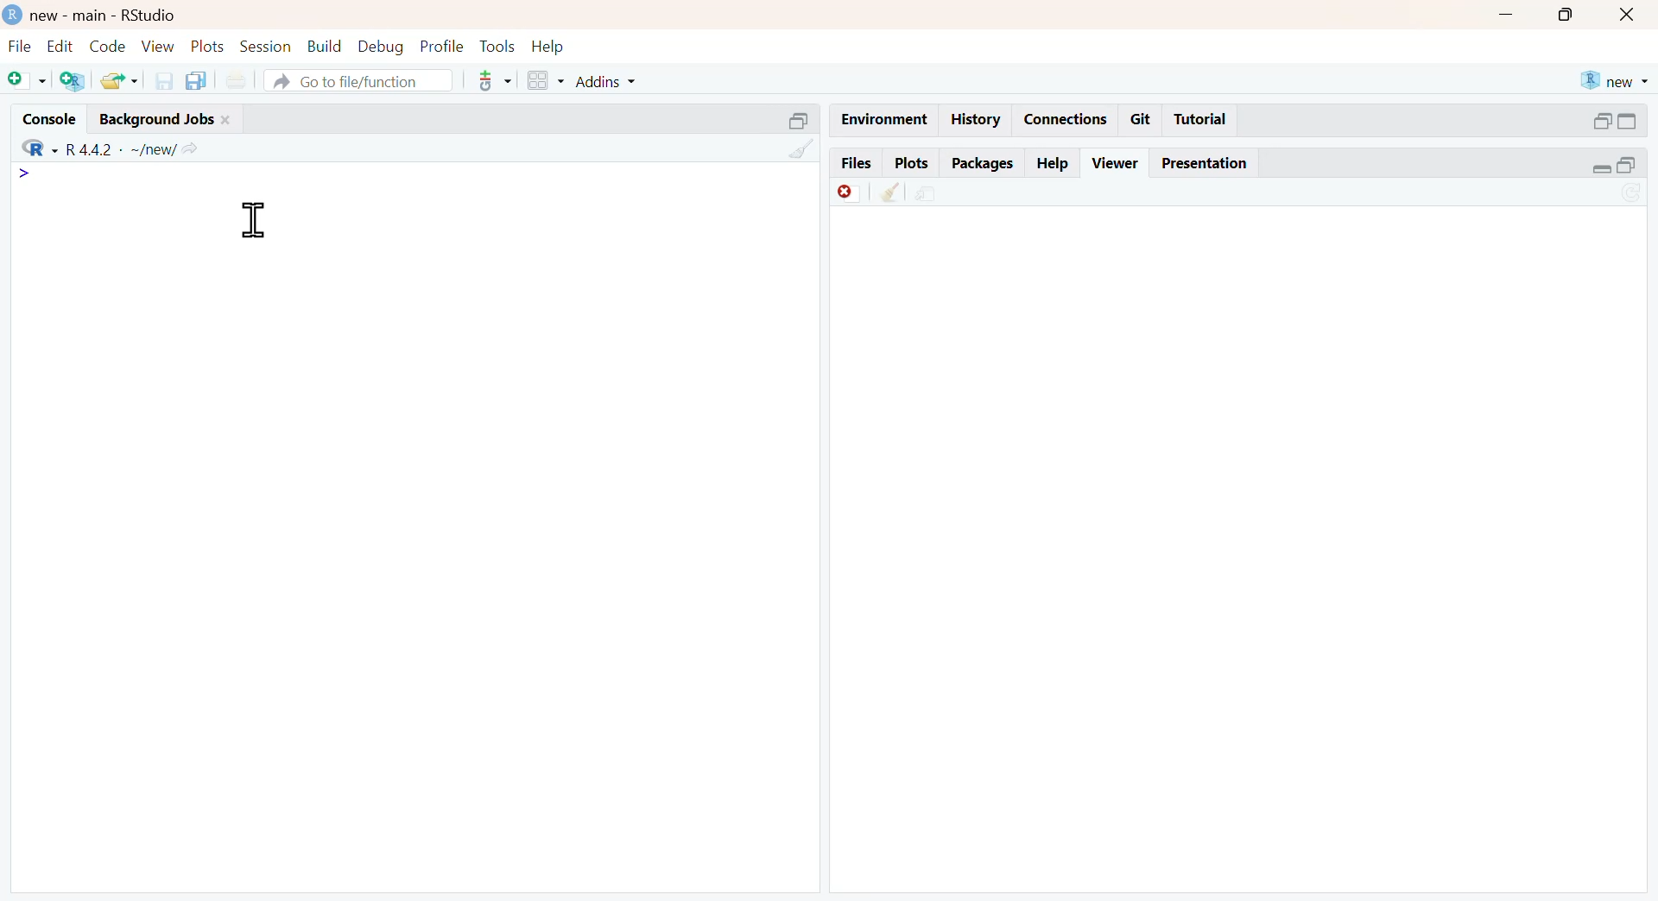  What do you see at coordinates (74, 81) in the screenshot?
I see `add R file` at bounding box center [74, 81].